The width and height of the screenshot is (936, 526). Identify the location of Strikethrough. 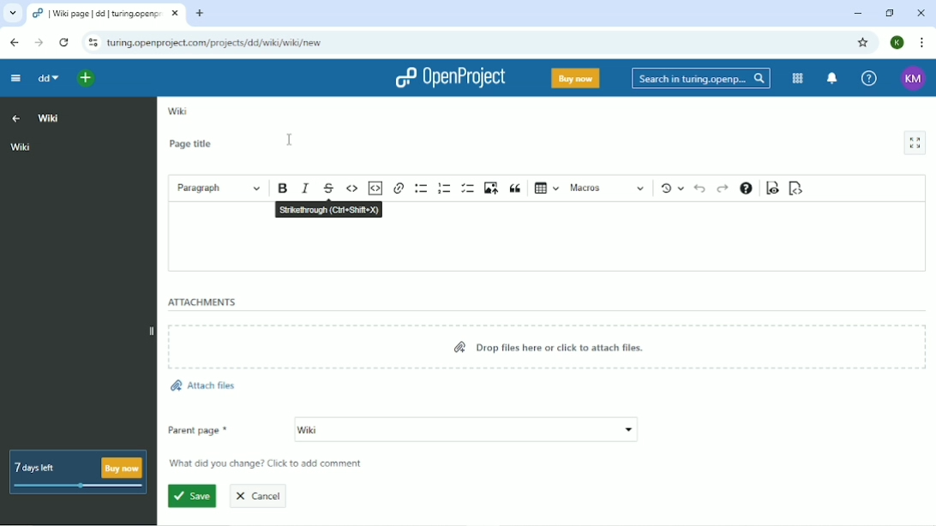
(327, 187).